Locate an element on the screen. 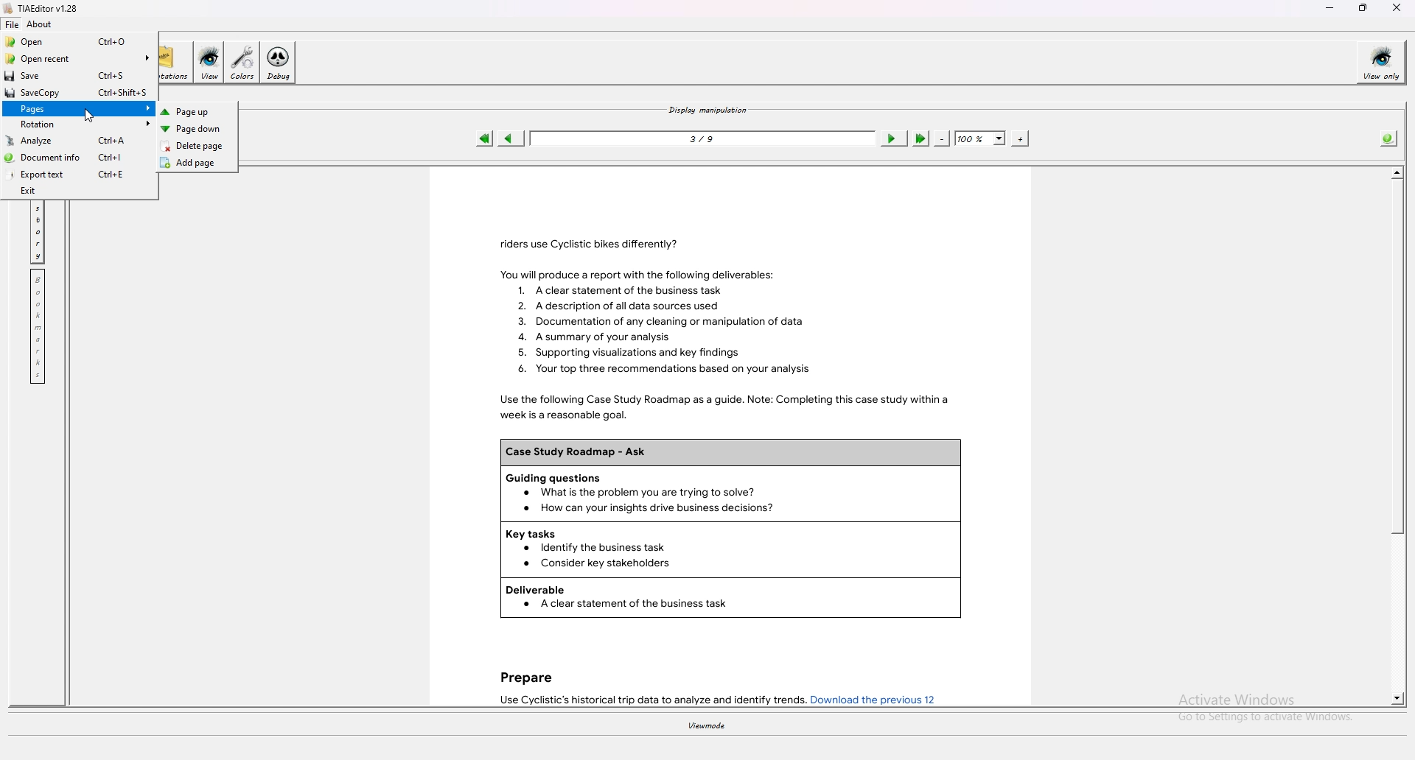  You will produce a report with the following deliverables:
1. Aclear statement of the business task
2. A description of all data sources used
3. Documentation of any cleaning or manipulation of data
4. A summary of your analysis
5. Supporting visualizations and key findings
6. Your top three recommendations based on your analysis is located at coordinates (666, 323).